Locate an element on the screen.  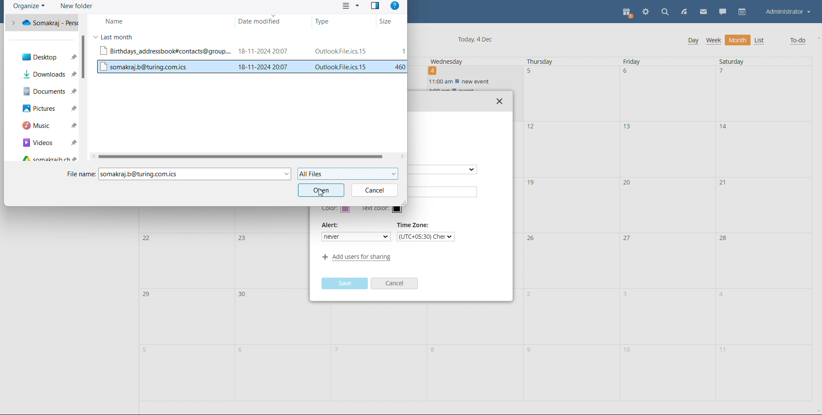
horizontal scrollbar is located at coordinates (239, 156).